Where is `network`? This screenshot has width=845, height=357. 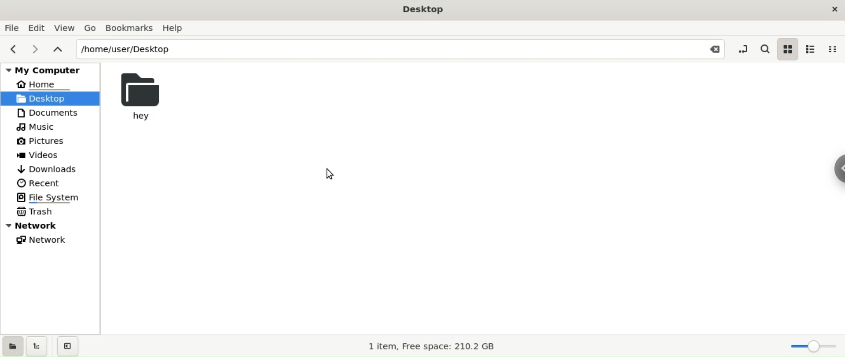 network is located at coordinates (44, 241).